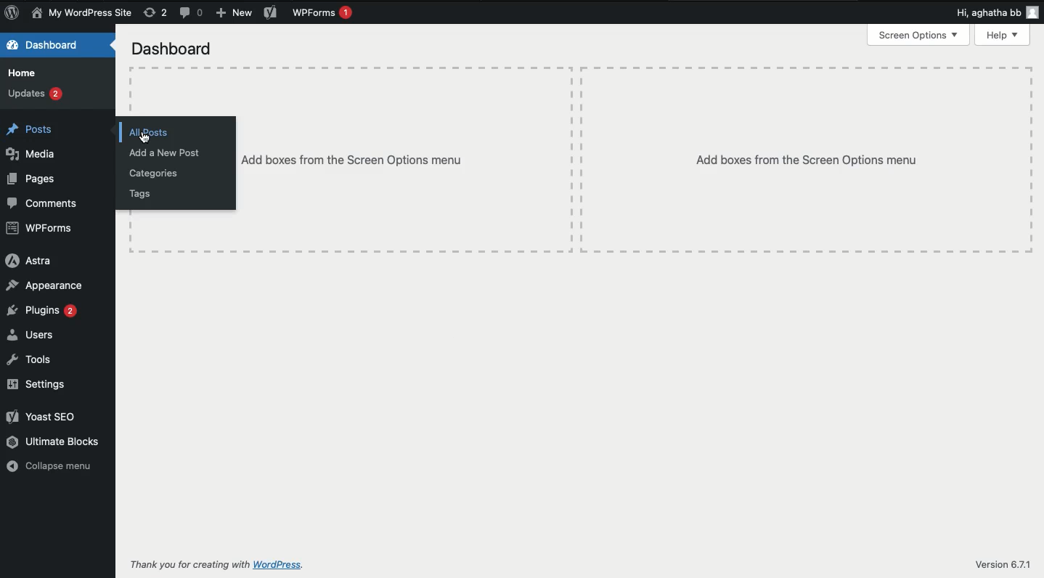  Describe the element at coordinates (1002, 563) in the screenshot. I see `Version 6.7.1` at that location.